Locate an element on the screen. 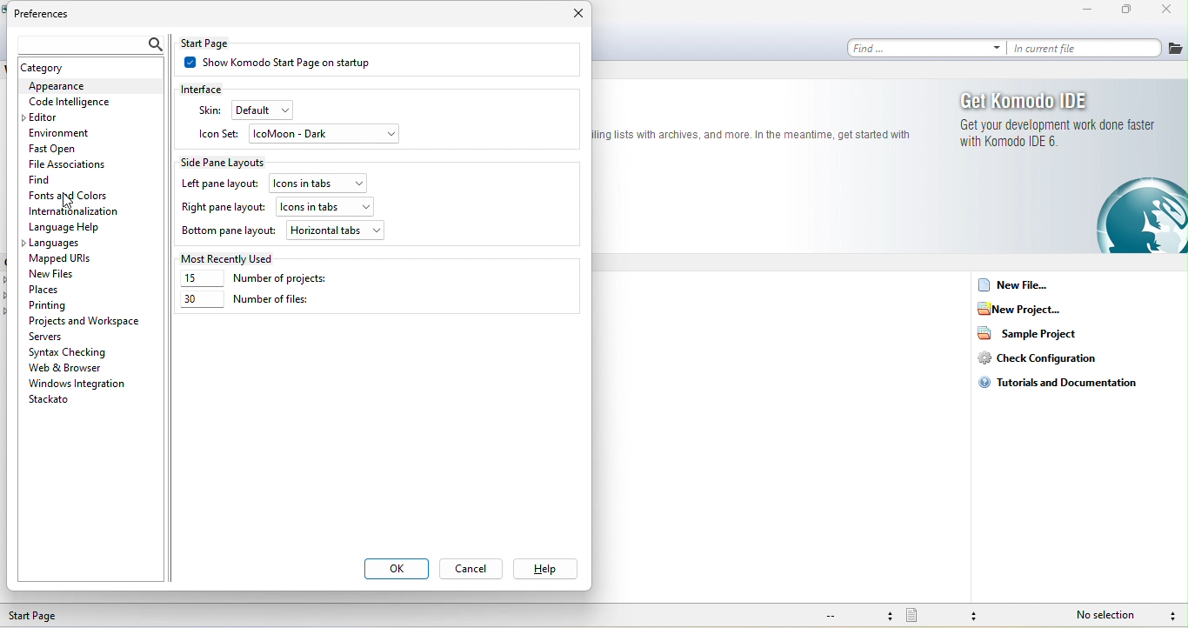 The height and width of the screenshot is (628, 1188). check configuration is located at coordinates (1045, 360).